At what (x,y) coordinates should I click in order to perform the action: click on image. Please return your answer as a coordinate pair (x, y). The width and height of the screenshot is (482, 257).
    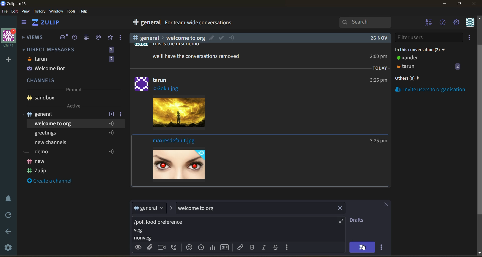
    Looking at the image, I should click on (178, 165).